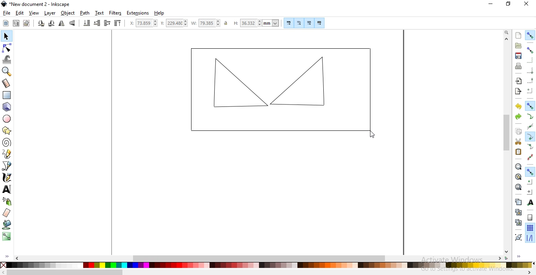 The image size is (536, 275). What do you see at coordinates (530, 90) in the screenshot?
I see `snapping centers of bounding boxes` at bounding box center [530, 90].